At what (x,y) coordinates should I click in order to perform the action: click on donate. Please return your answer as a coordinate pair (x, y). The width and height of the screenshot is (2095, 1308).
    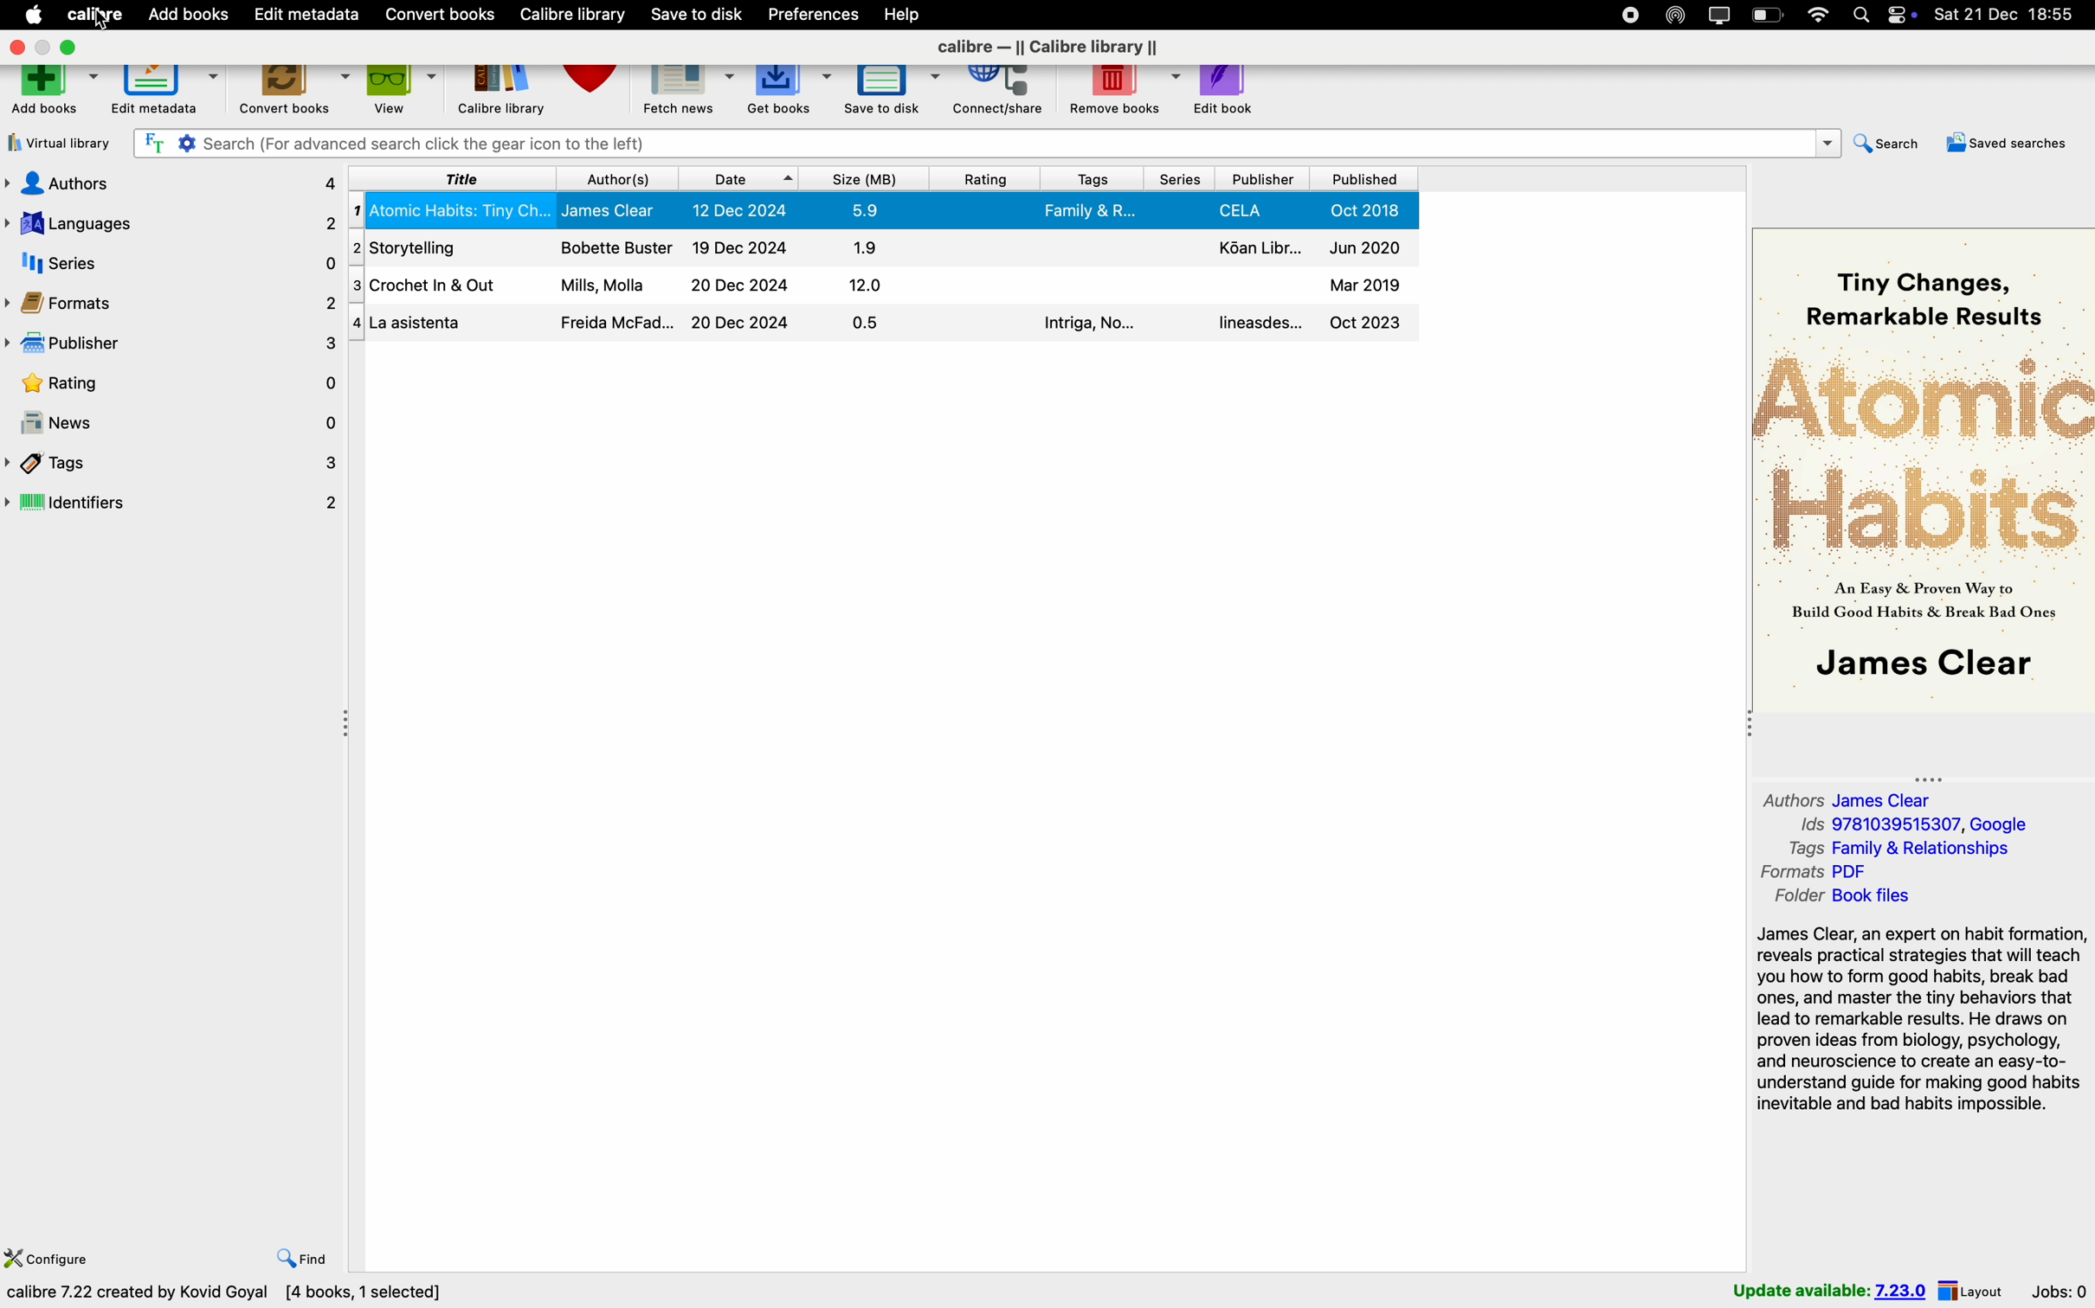
    Looking at the image, I should click on (596, 90).